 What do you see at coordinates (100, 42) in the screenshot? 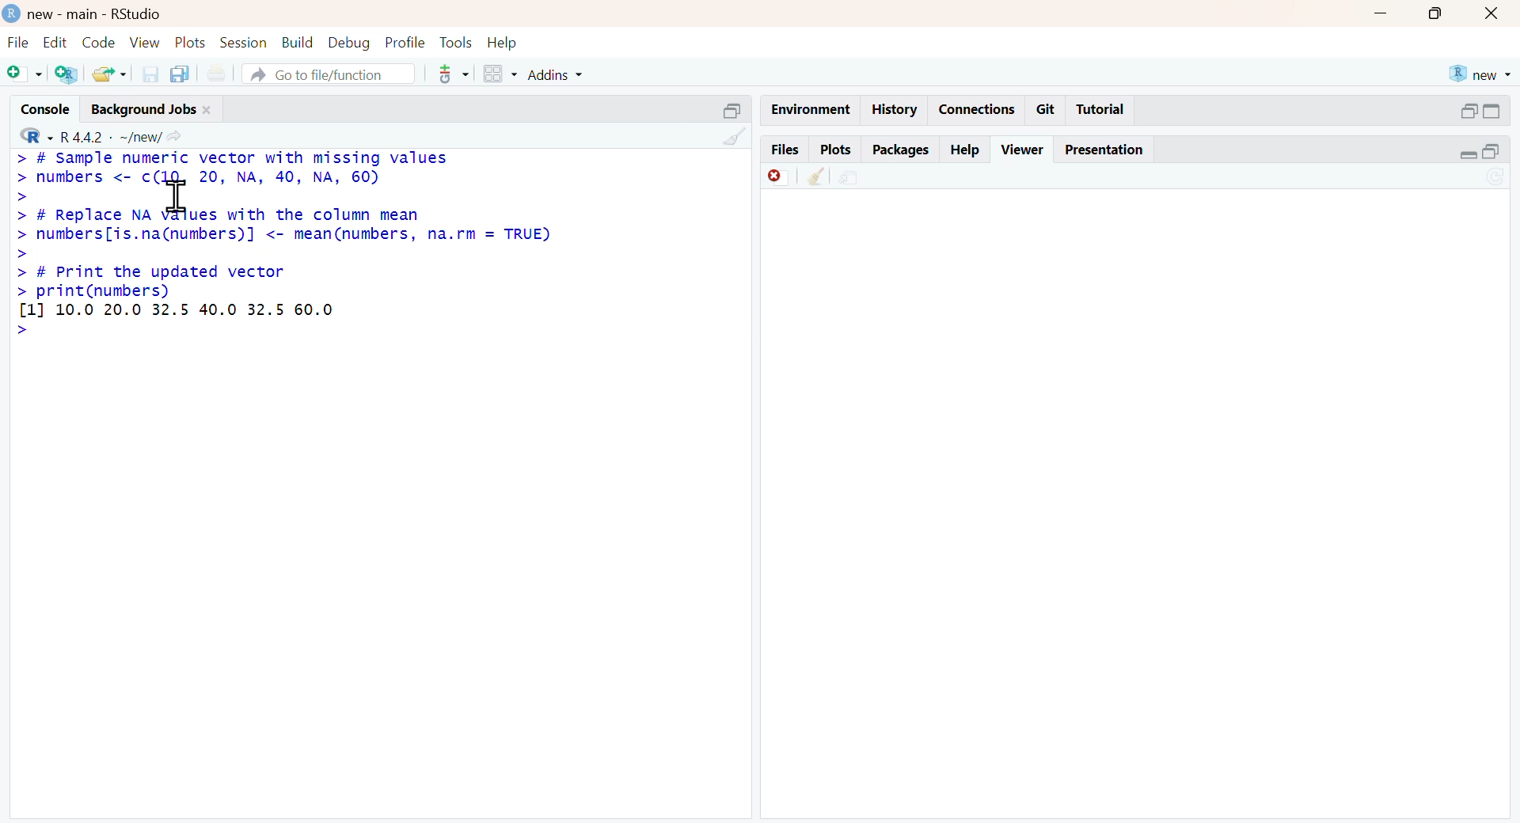
I see `code` at bounding box center [100, 42].